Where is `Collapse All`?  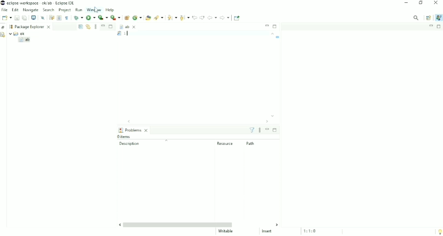
Collapse All is located at coordinates (80, 27).